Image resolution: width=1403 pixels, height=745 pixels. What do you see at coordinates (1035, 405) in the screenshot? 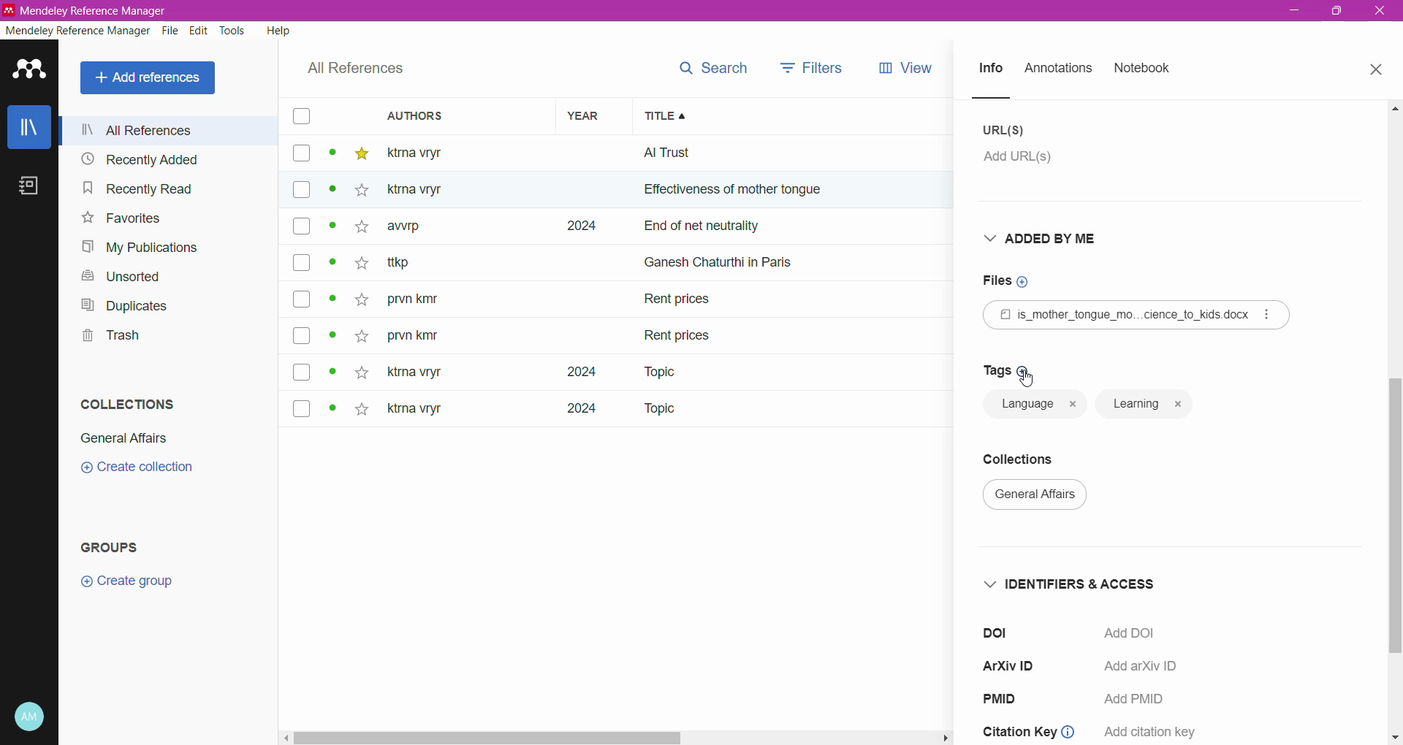
I see `language ` at bounding box center [1035, 405].